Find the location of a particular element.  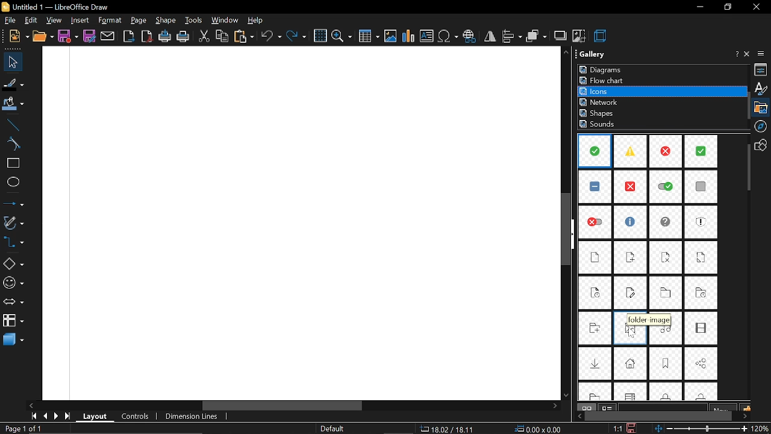

cursor is located at coordinates (633, 333).